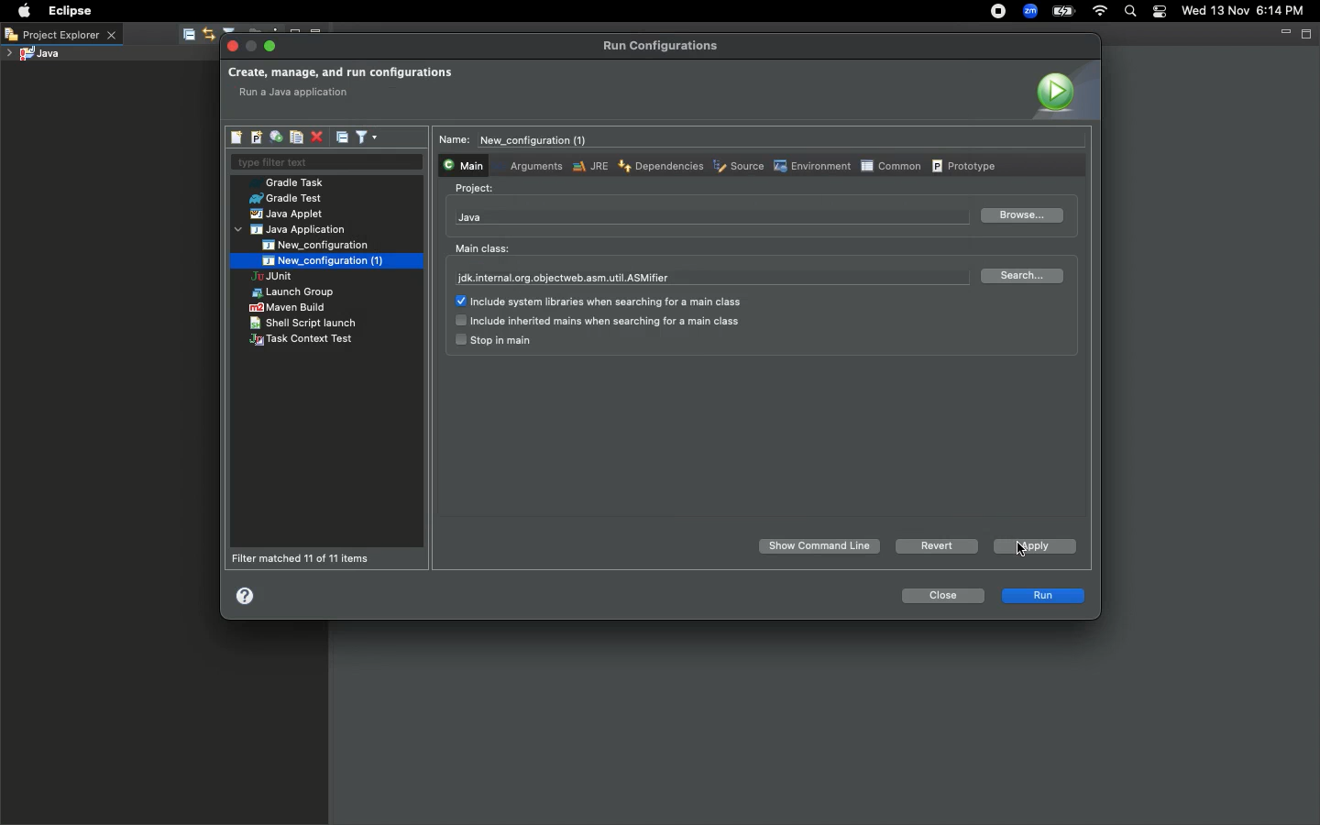  Describe the element at coordinates (659, 165) in the screenshot. I see `Dependencies` at that location.